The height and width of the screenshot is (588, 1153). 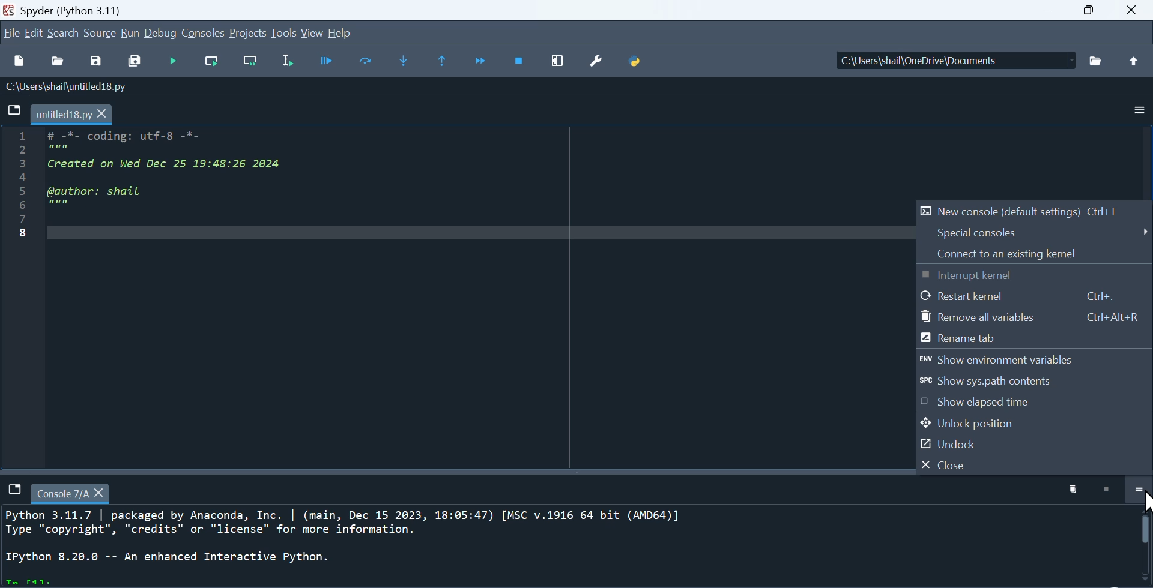 What do you see at coordinates (13, 109) in the screenshot?
I see `tab options` at bounding box center [13, 109].